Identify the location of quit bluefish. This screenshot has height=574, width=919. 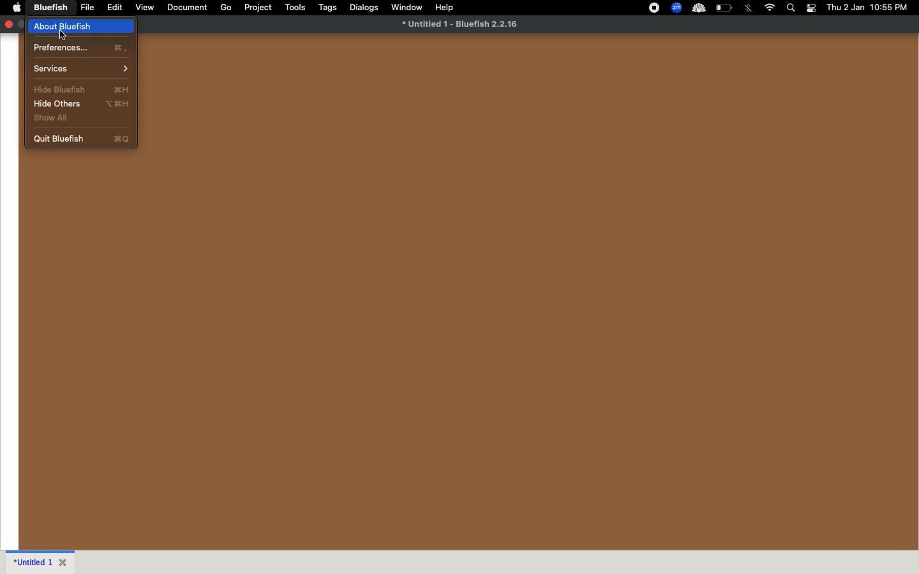
(81, 138).